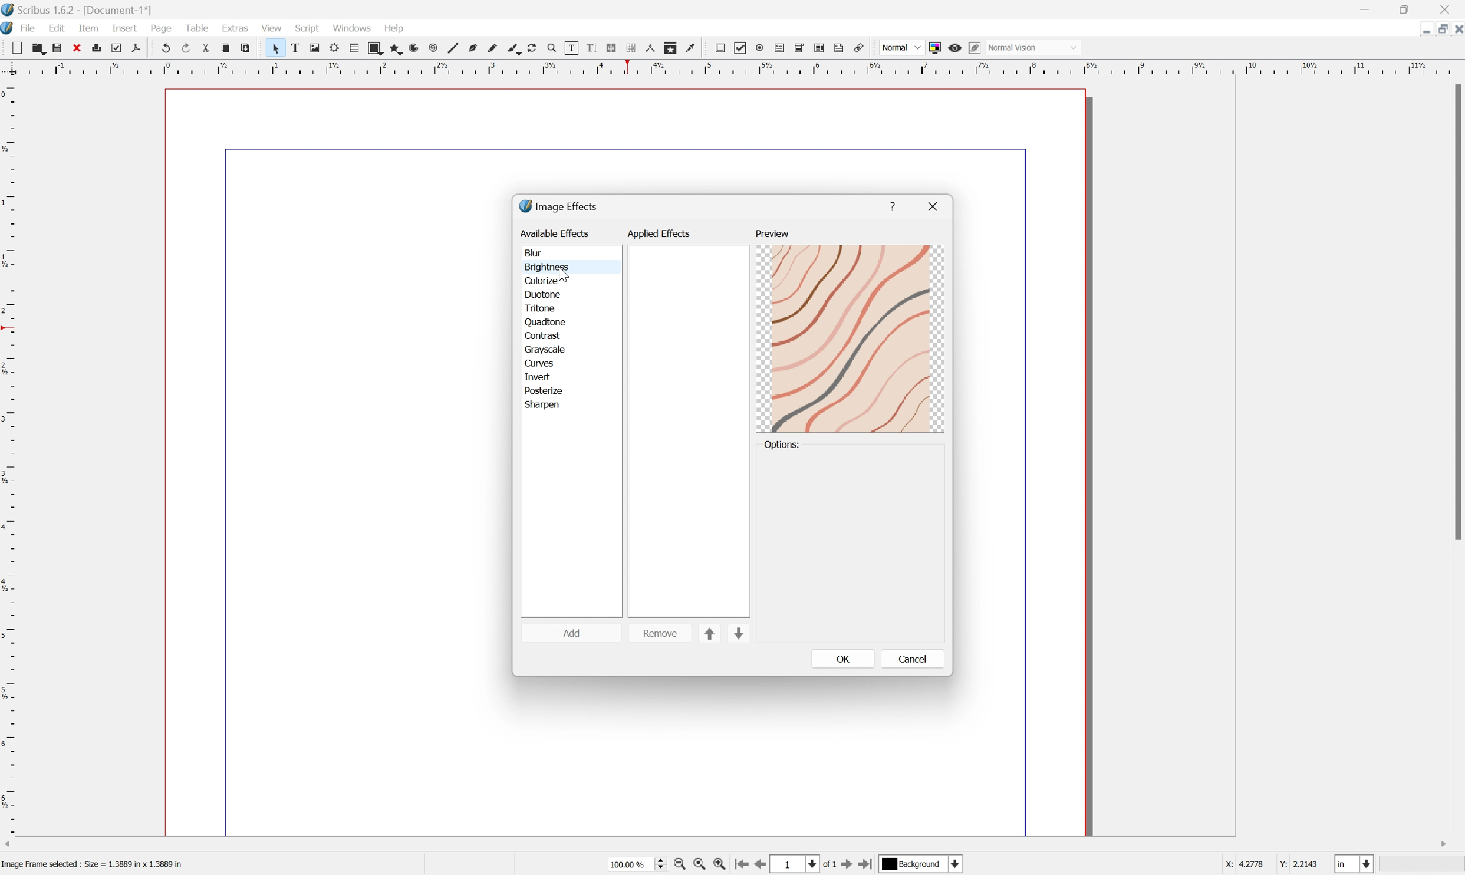  Describe the element at coordinates (335, 48) in the screenshot. I see `Render frame` at that location.